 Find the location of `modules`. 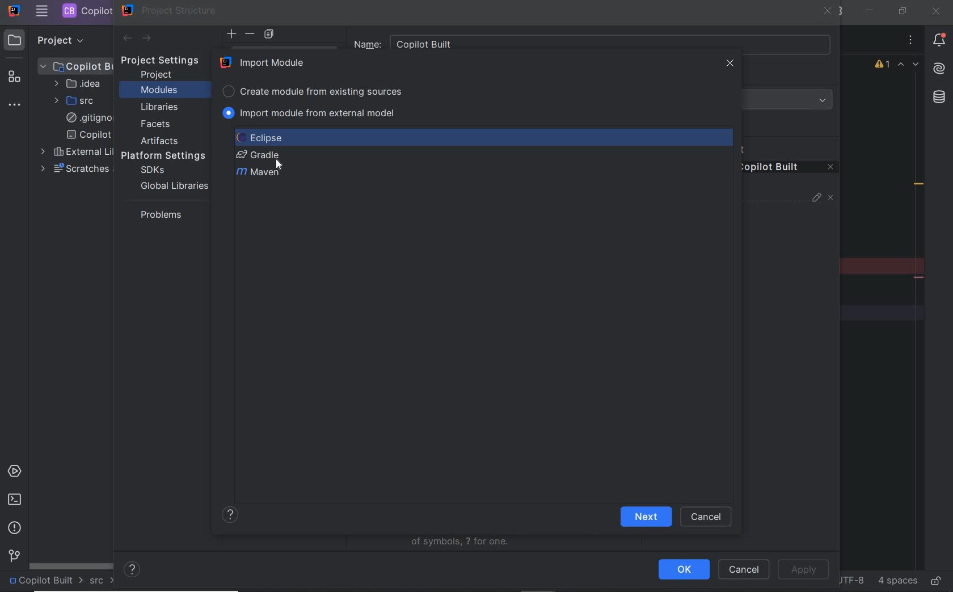

modules is located at coordinates (159, 91).